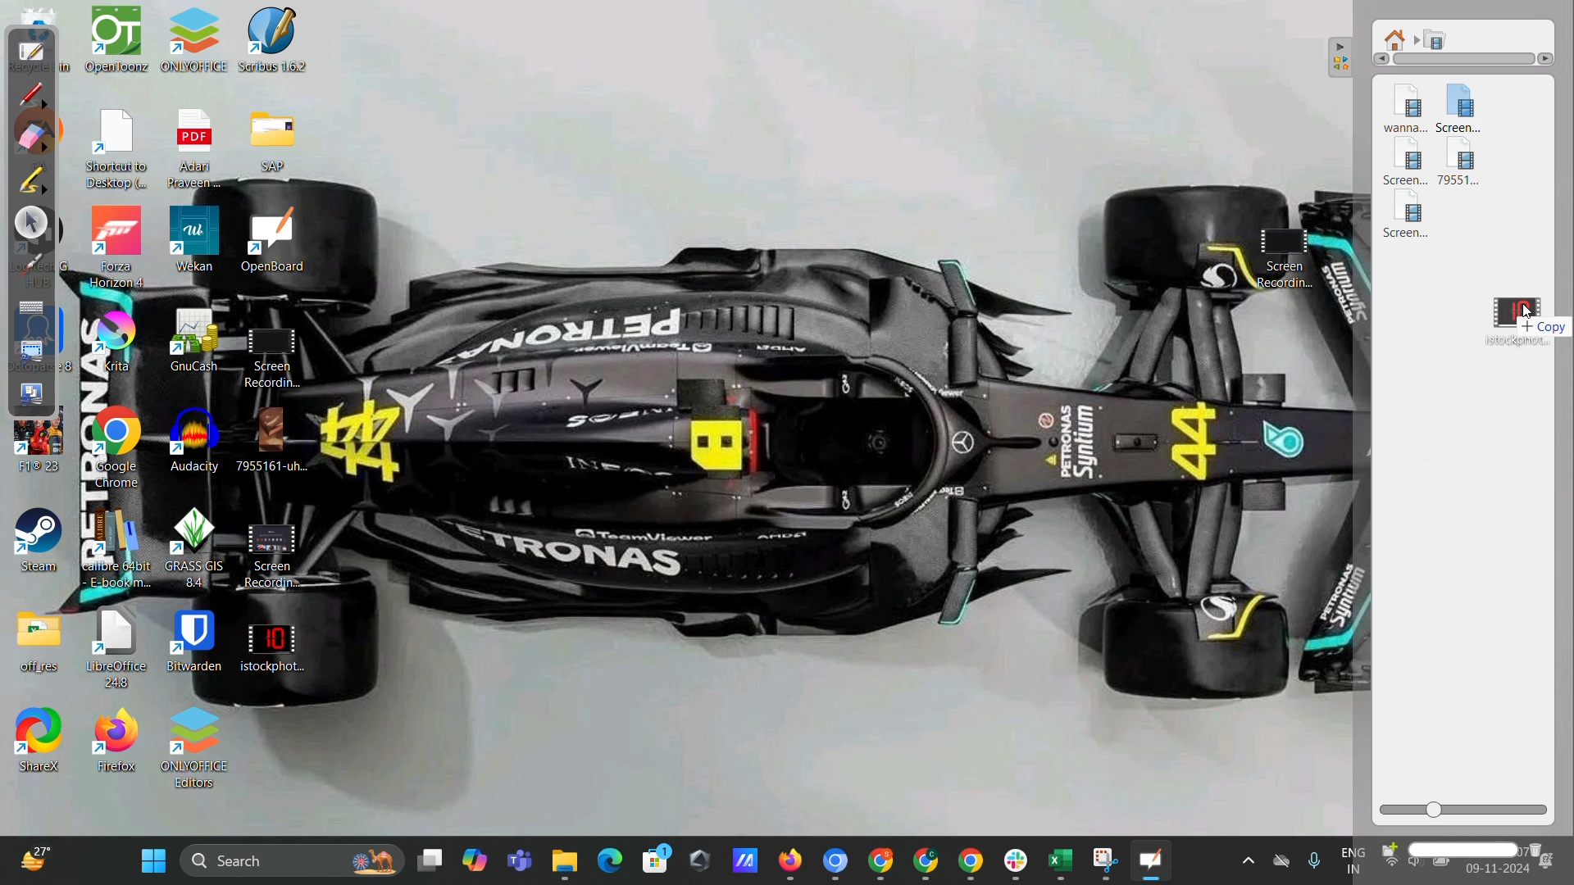 This screenshot has width=1574, height=885. Describe the element at coordinates (123, 652) in the screenshot. I see `LibreOffice 44.8` at that location.